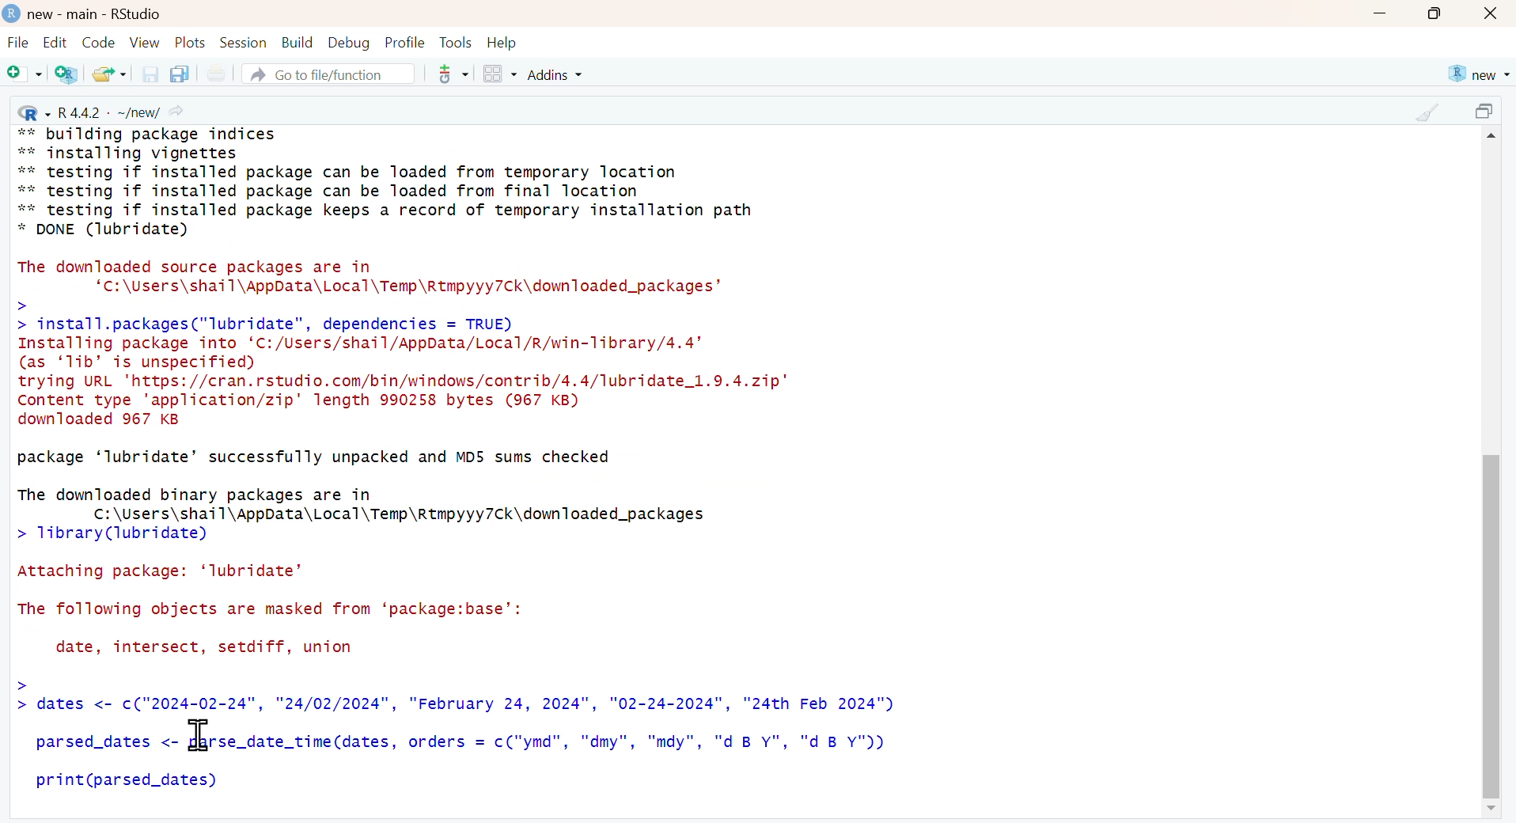 The height and width of the screenshot is (823, 1516). What do you see at coordinates (1491, 606) in the screenshot?
I see `scroll bar` at bounding box center [1491, 606].